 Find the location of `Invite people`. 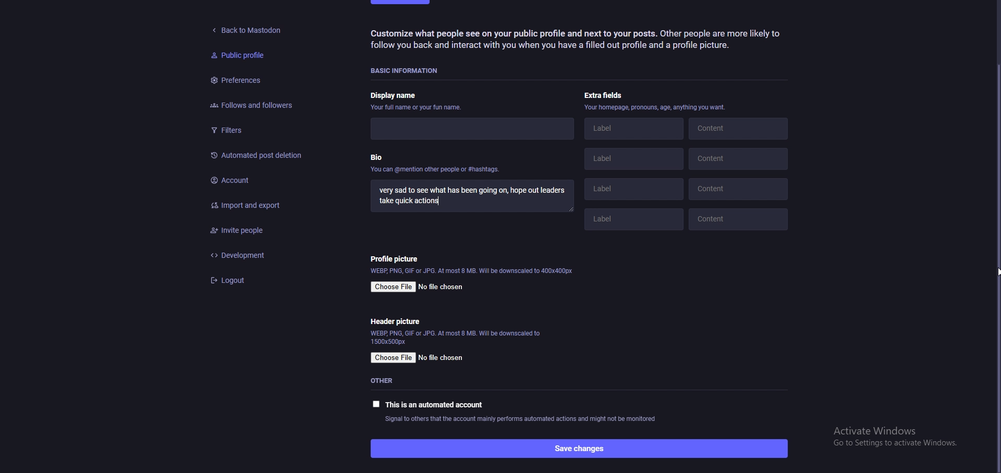

Invite people is located at coordinates (264, 231).